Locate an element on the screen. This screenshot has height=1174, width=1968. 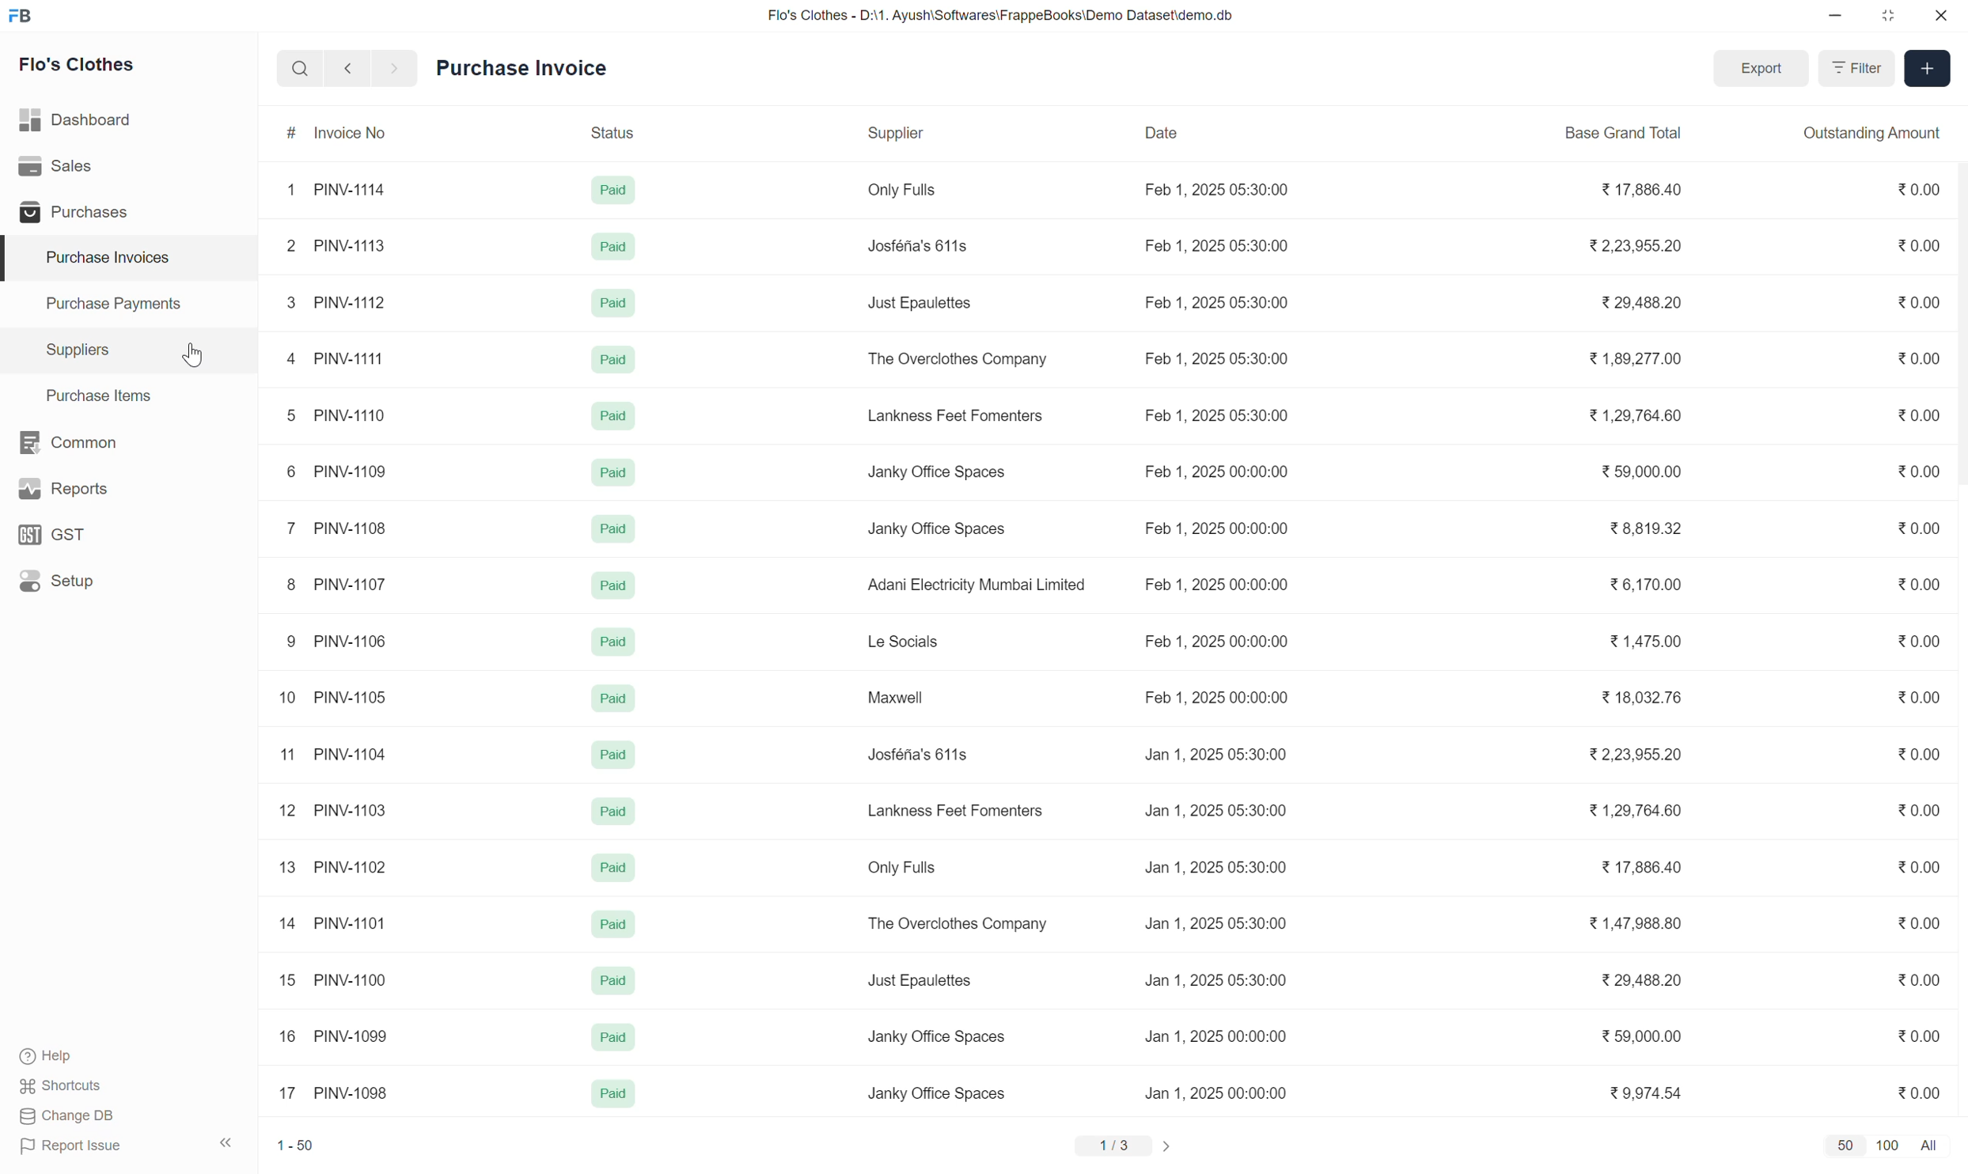
1 is located at coordinates (290, 192).